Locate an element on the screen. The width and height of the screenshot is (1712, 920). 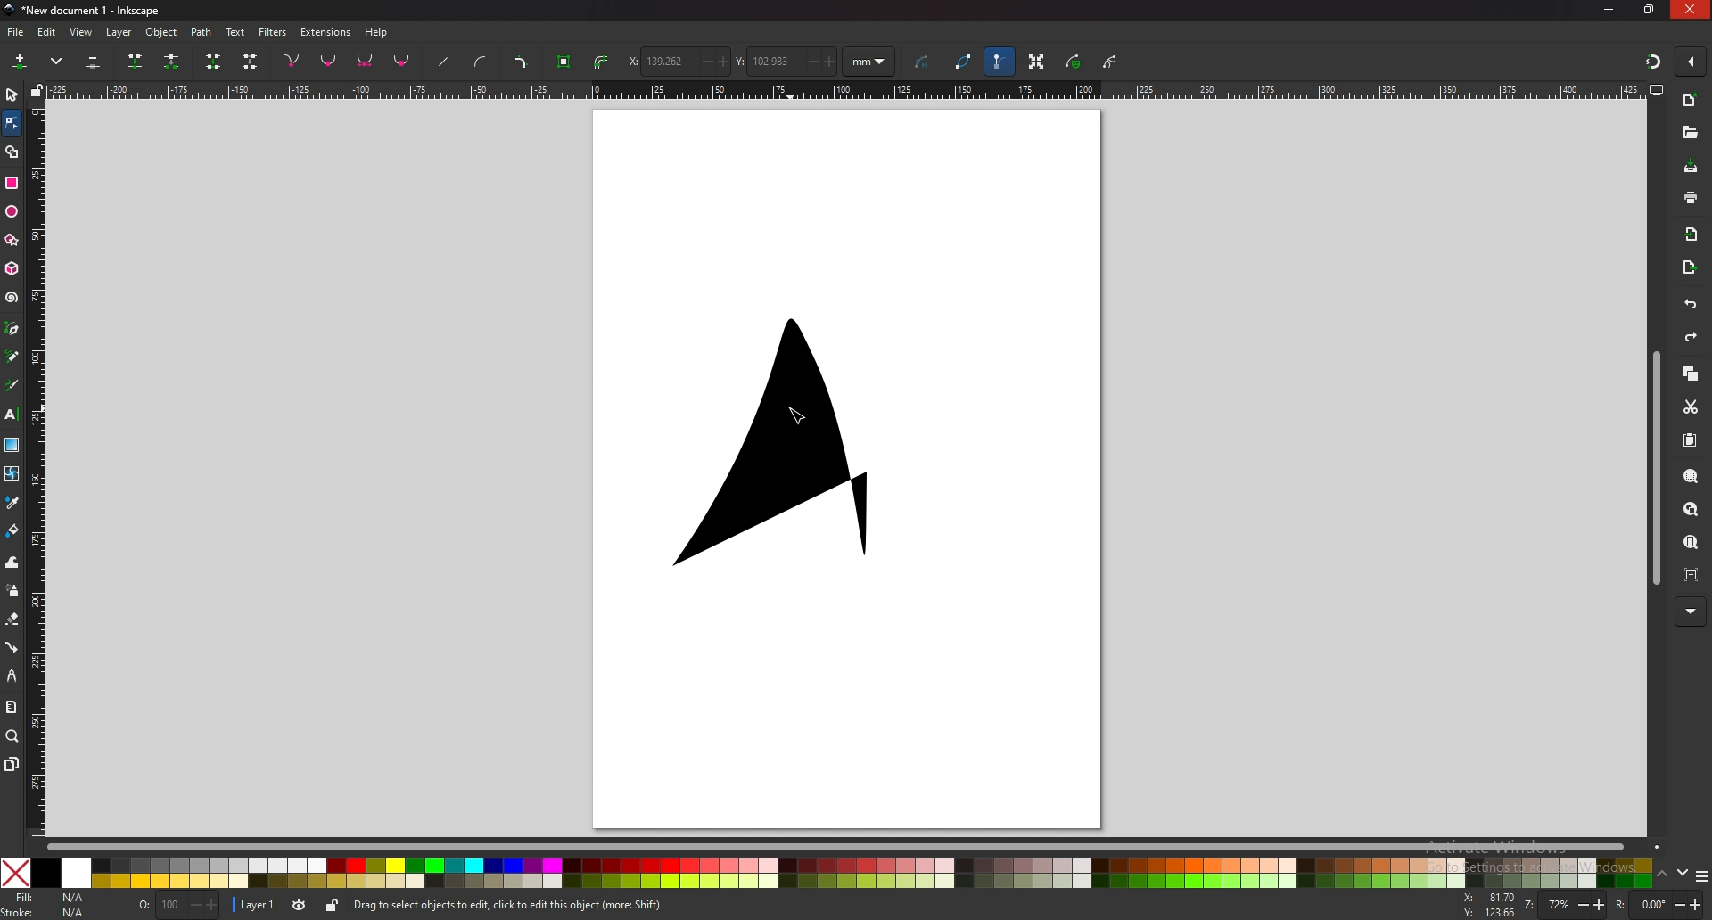
path is located at coordinates (202, 33).